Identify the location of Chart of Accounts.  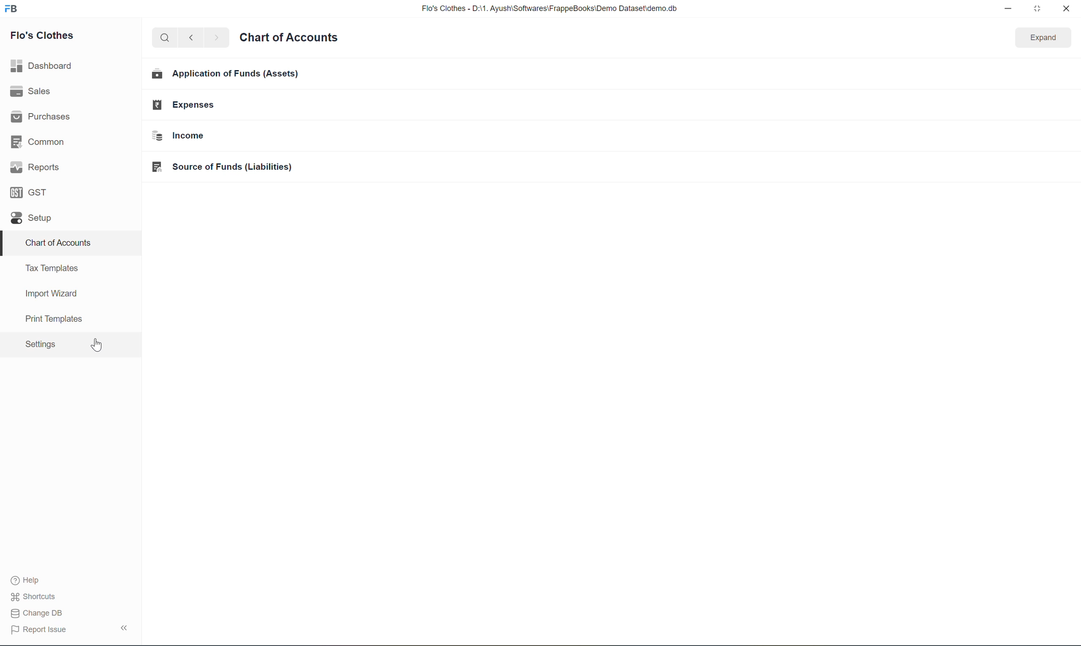
(291, 37).